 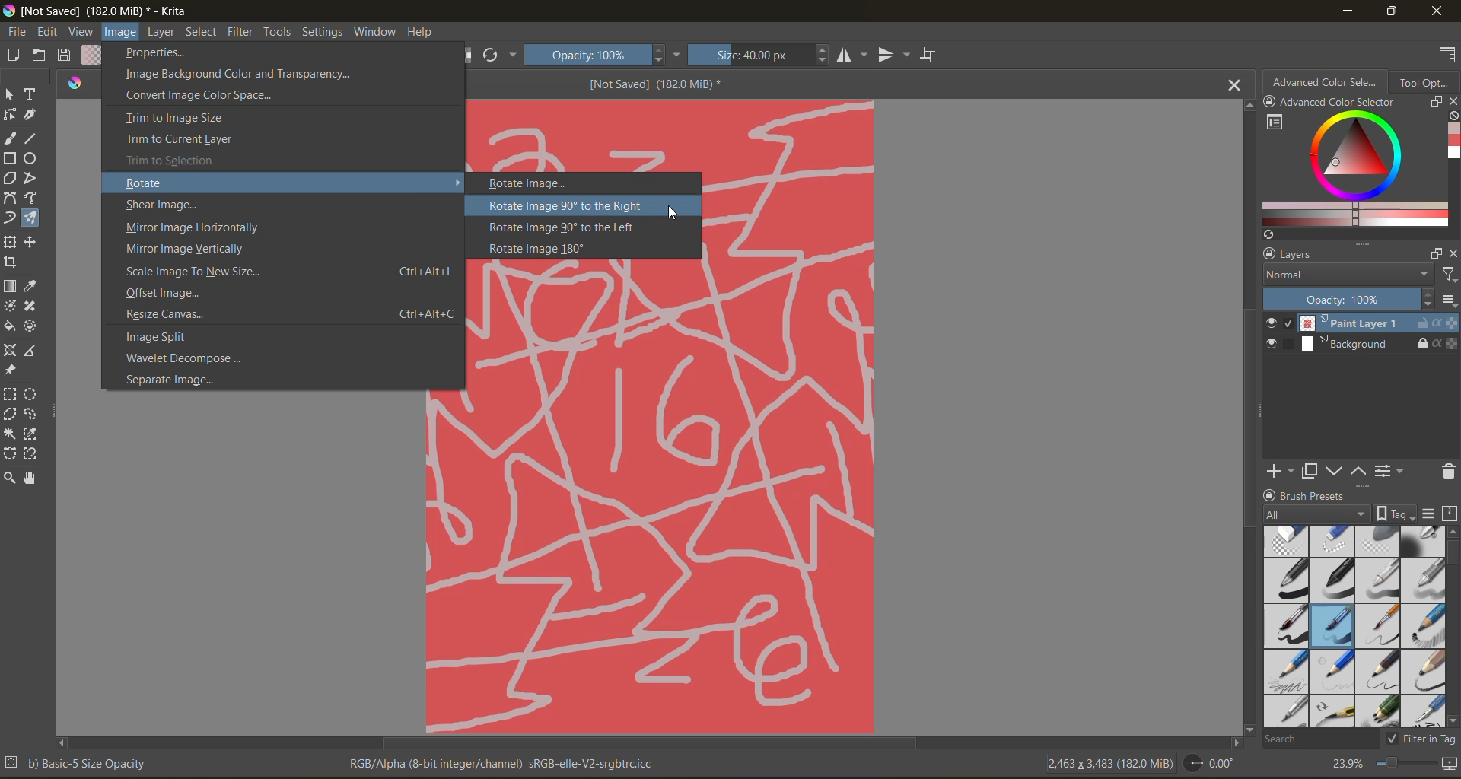 I want to click on display settings, so click(x=1430, y=514).